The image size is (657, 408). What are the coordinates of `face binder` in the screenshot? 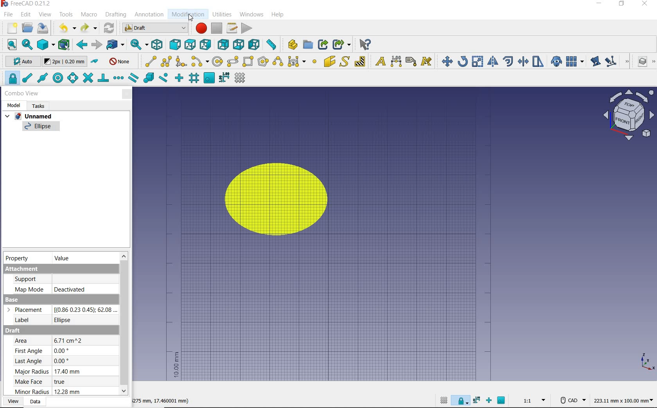 It's located at (330, 62).